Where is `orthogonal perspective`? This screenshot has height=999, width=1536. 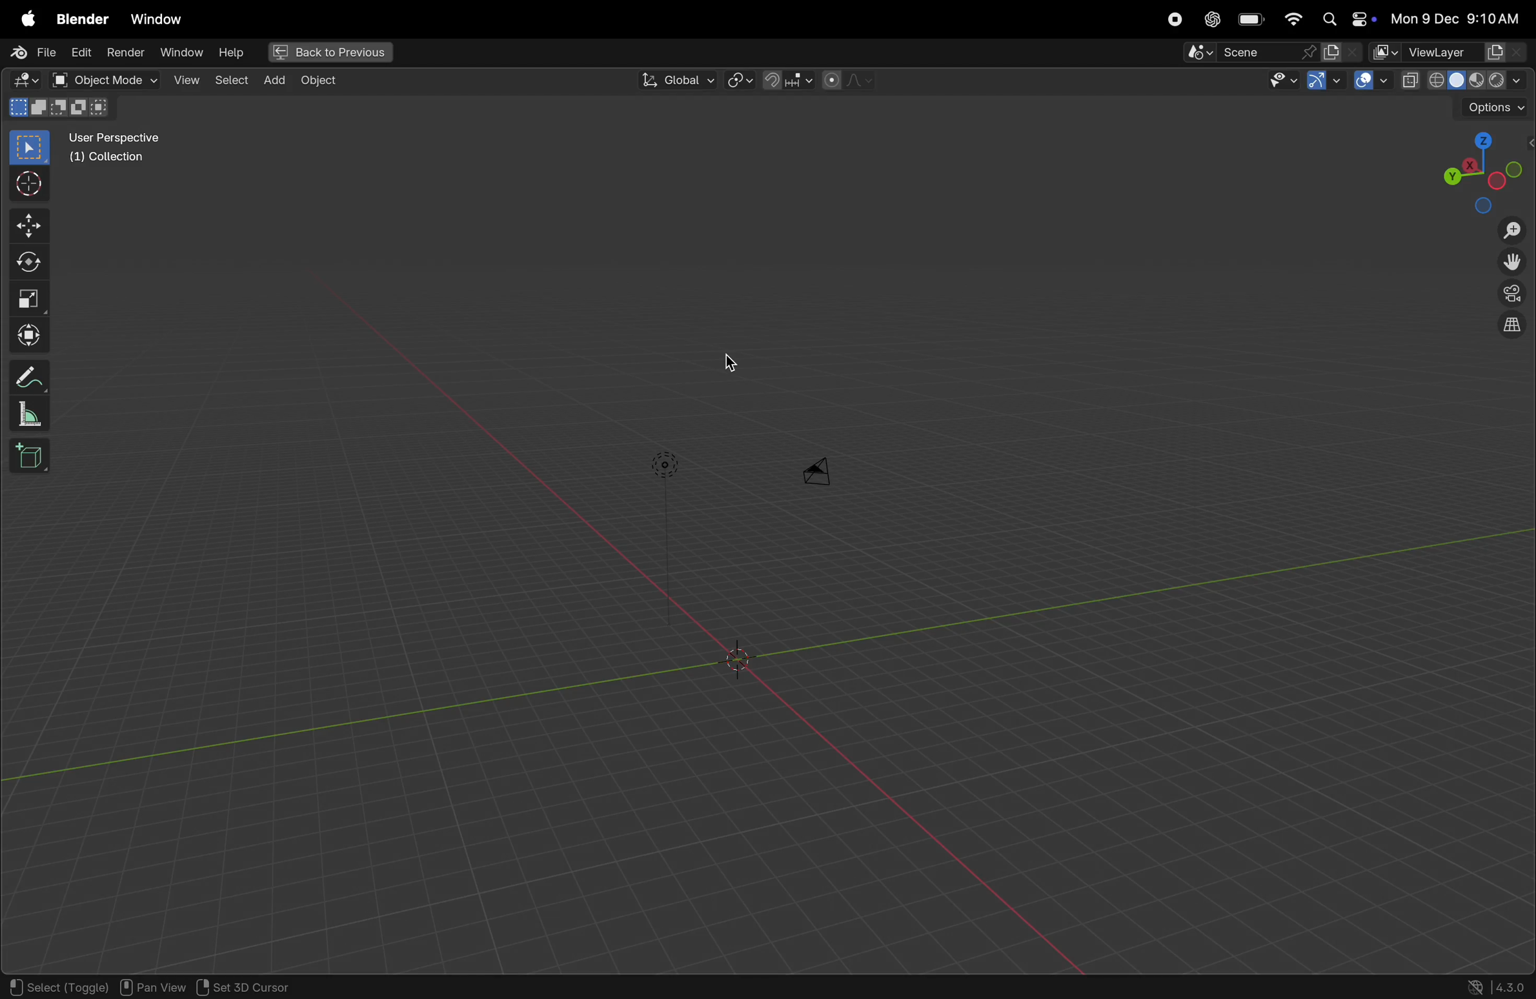 orthogonal perspective is located at coordinates (1511, 327).